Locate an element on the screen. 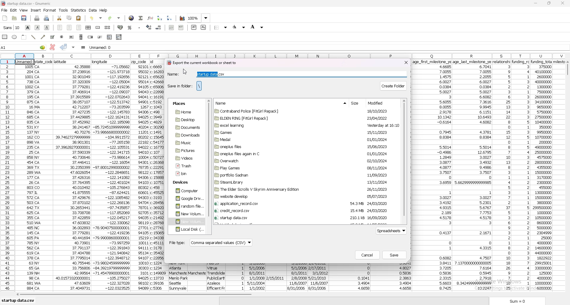 The image size is (570, 305). data is located at coordinates (72, 175).